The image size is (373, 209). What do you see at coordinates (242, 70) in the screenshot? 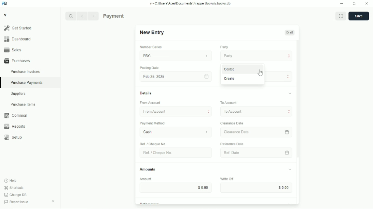
I see `Costco` at bounding box center [242, 70].